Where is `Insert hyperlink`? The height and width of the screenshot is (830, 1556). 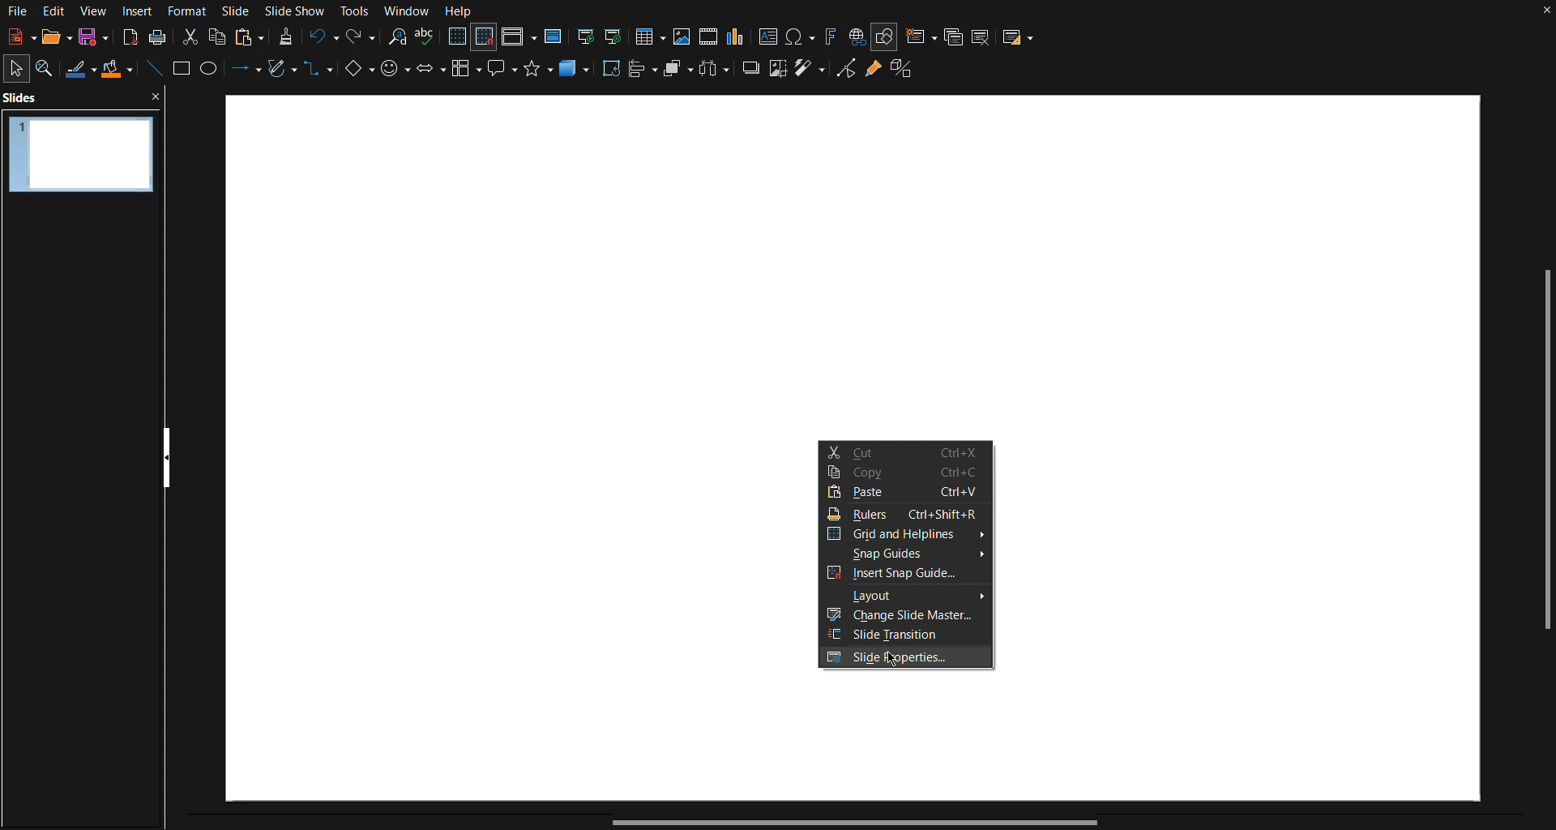 Insert hyperlink is located at coordinates (857, 36).